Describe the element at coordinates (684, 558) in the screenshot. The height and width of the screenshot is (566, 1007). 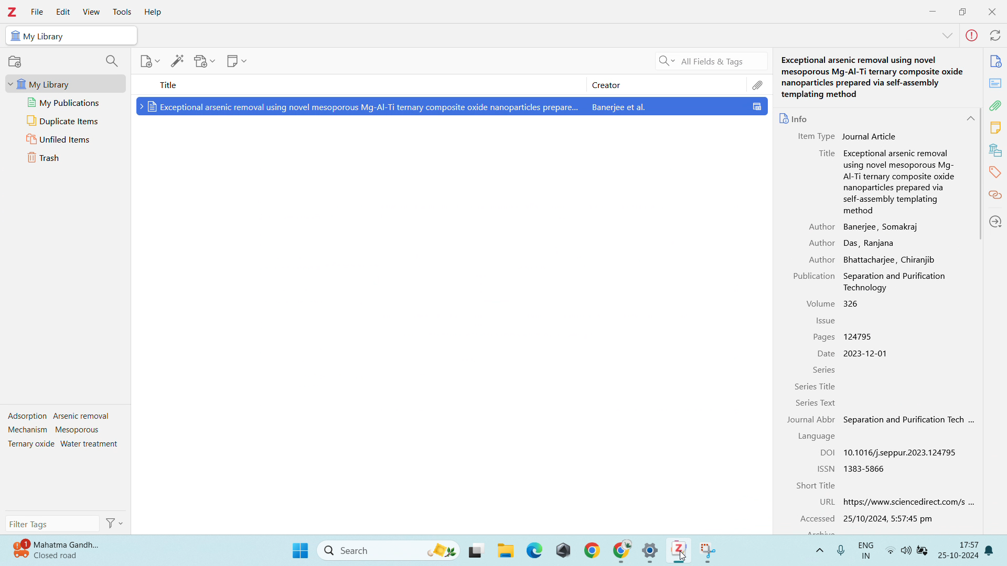
I see `Cursor` at that location.